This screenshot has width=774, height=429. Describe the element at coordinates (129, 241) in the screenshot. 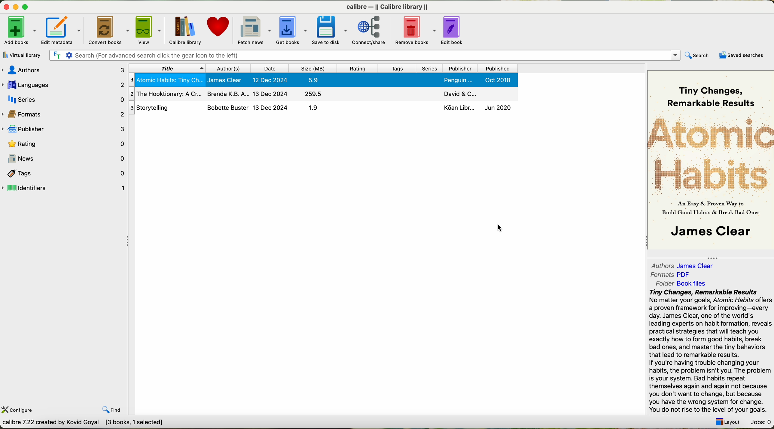

I see `Collapse` at that location.